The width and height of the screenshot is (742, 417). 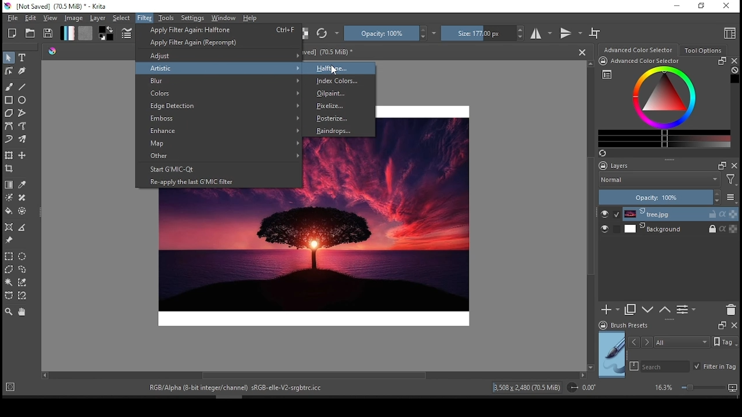 What do you see at coordinates (9, 282) in the screenshot?
I see `contiguous selection tool` at bounding box center [9, 282].